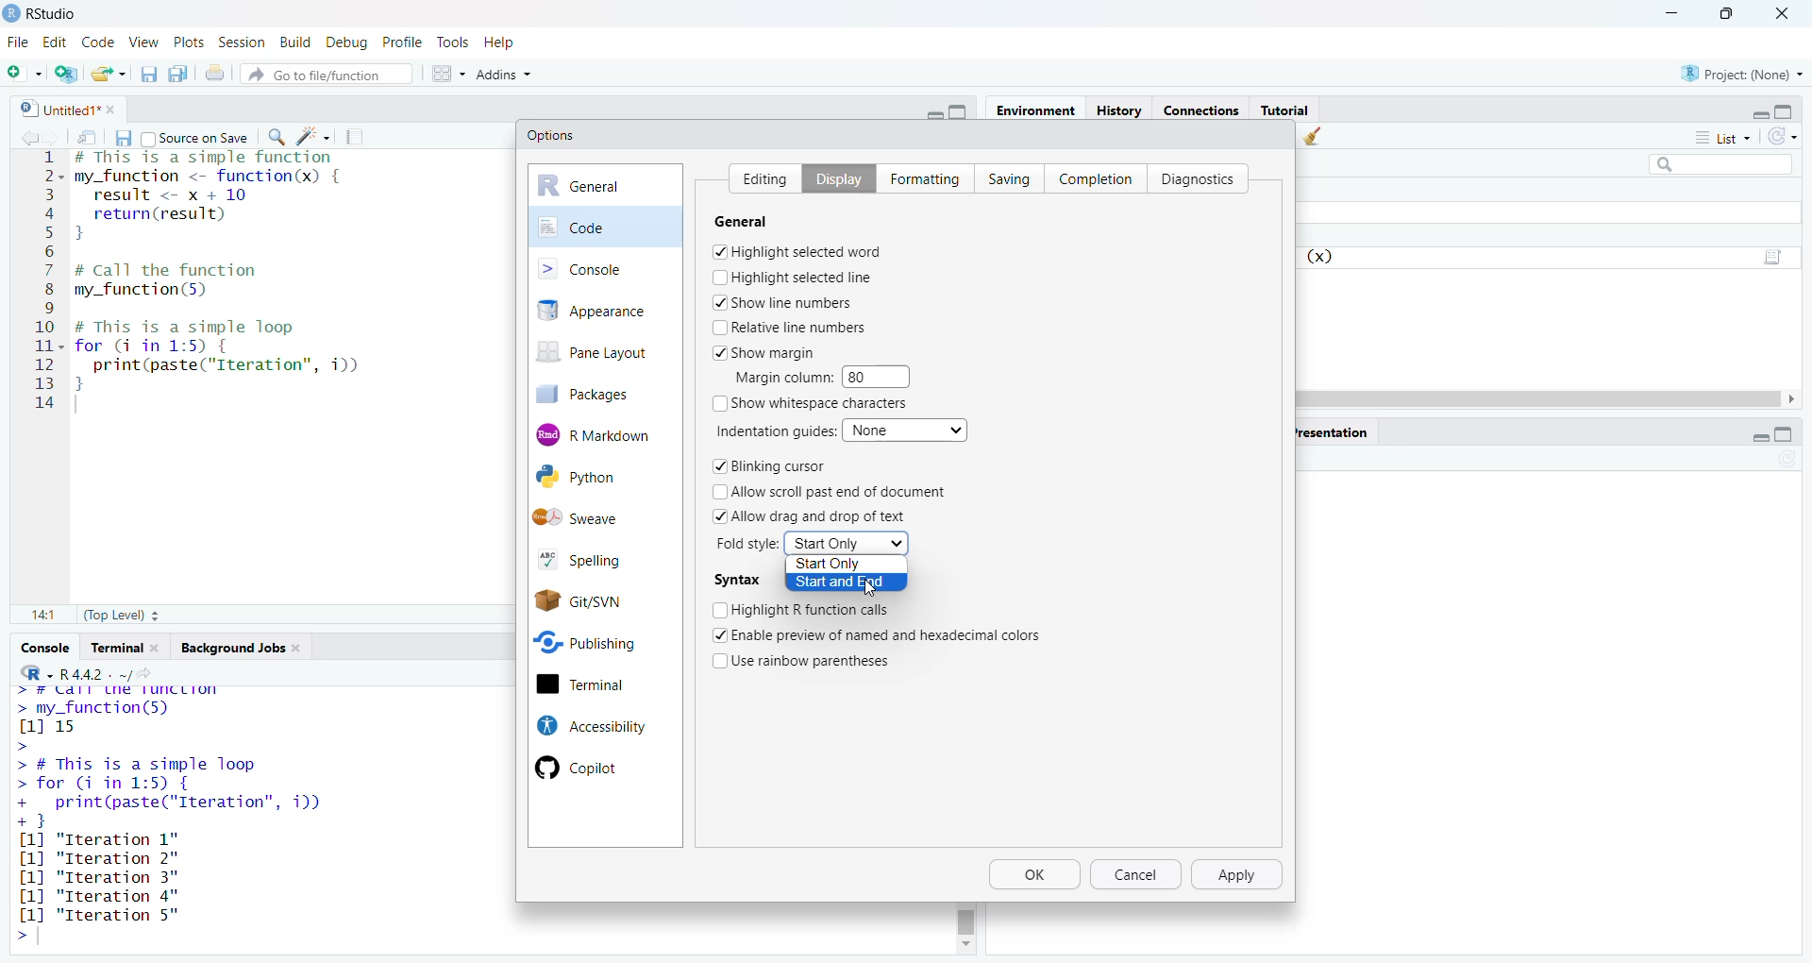  Describe the element at coordinates (1200, 108) in the screenshot. I see `connections` at that location.